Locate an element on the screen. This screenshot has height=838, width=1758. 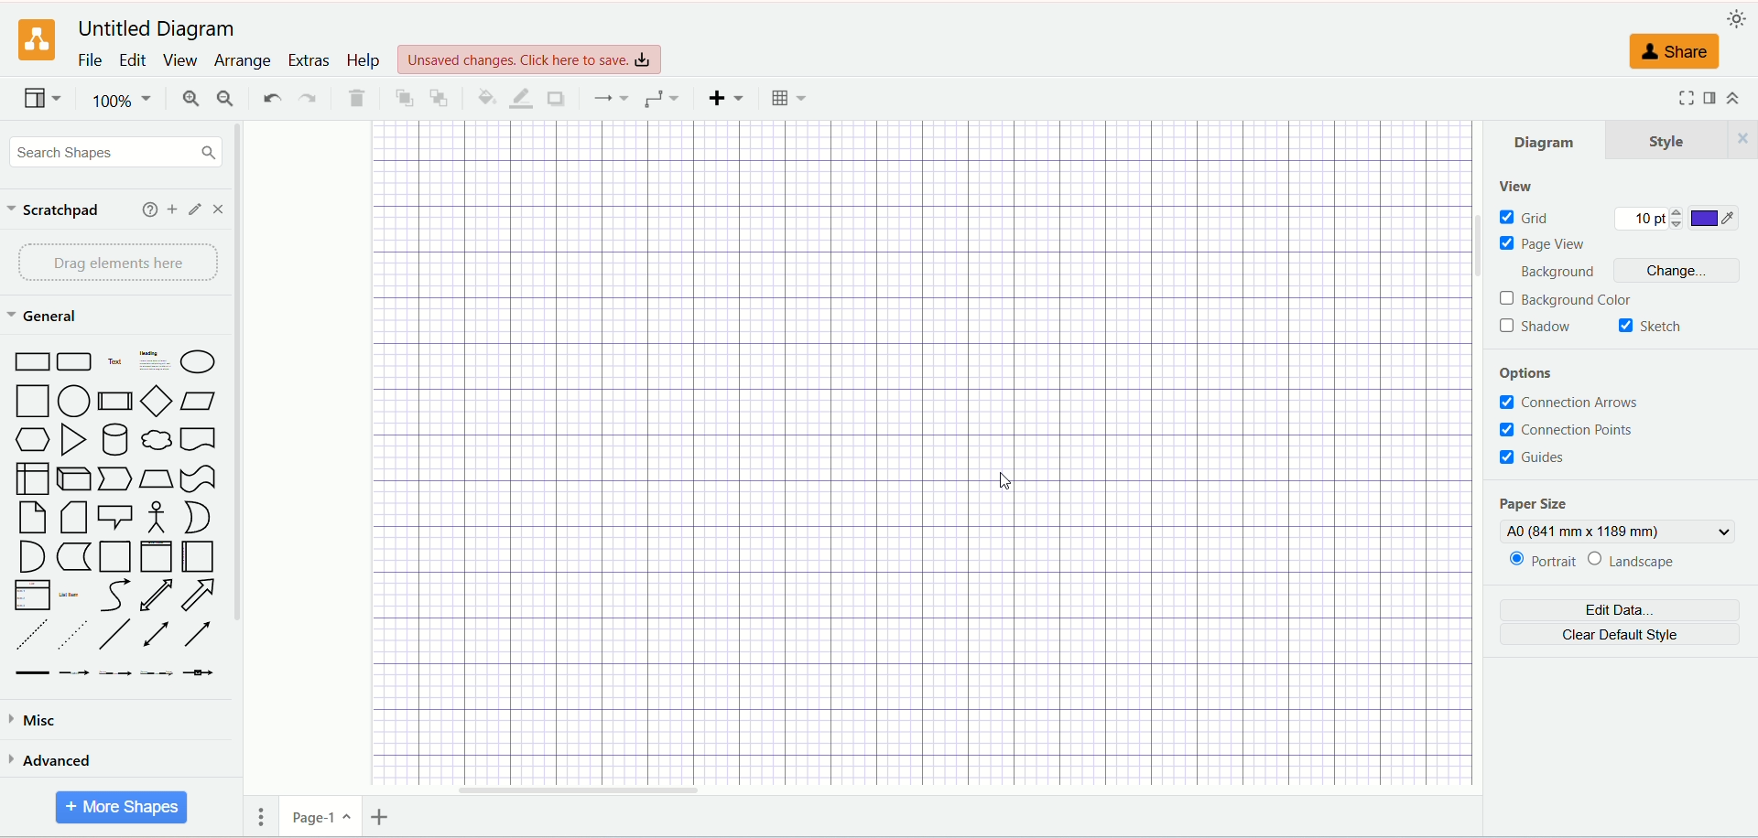
logo is located at coordinates (37, 41).